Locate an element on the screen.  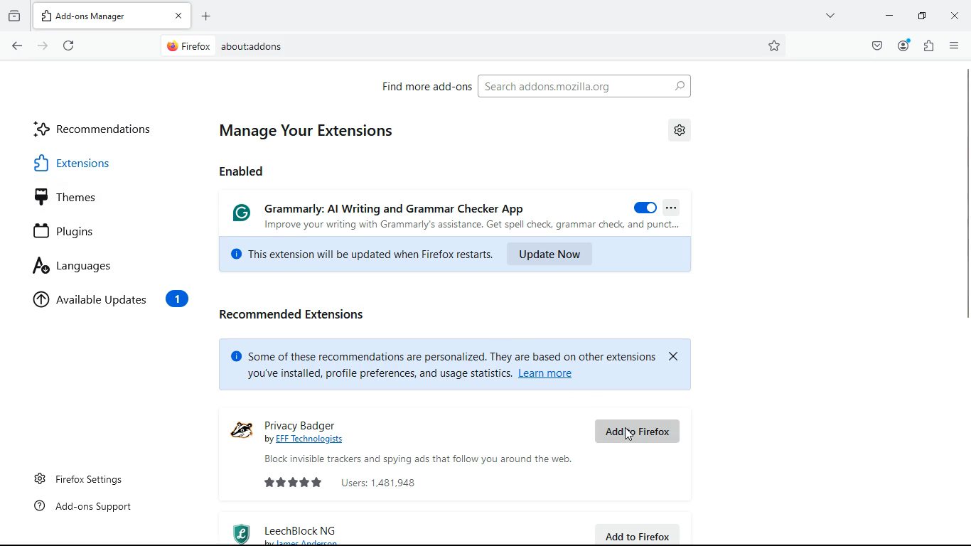
settings is located at coordinates (681, 130).